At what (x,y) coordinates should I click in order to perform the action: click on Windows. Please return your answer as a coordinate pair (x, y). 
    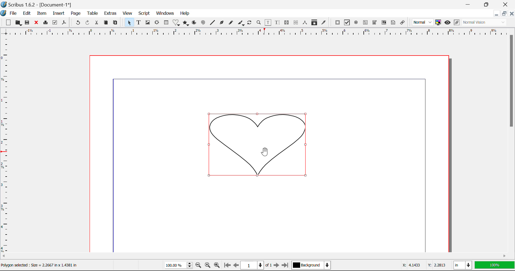
    Looking at the image, I should click on (165, 13).